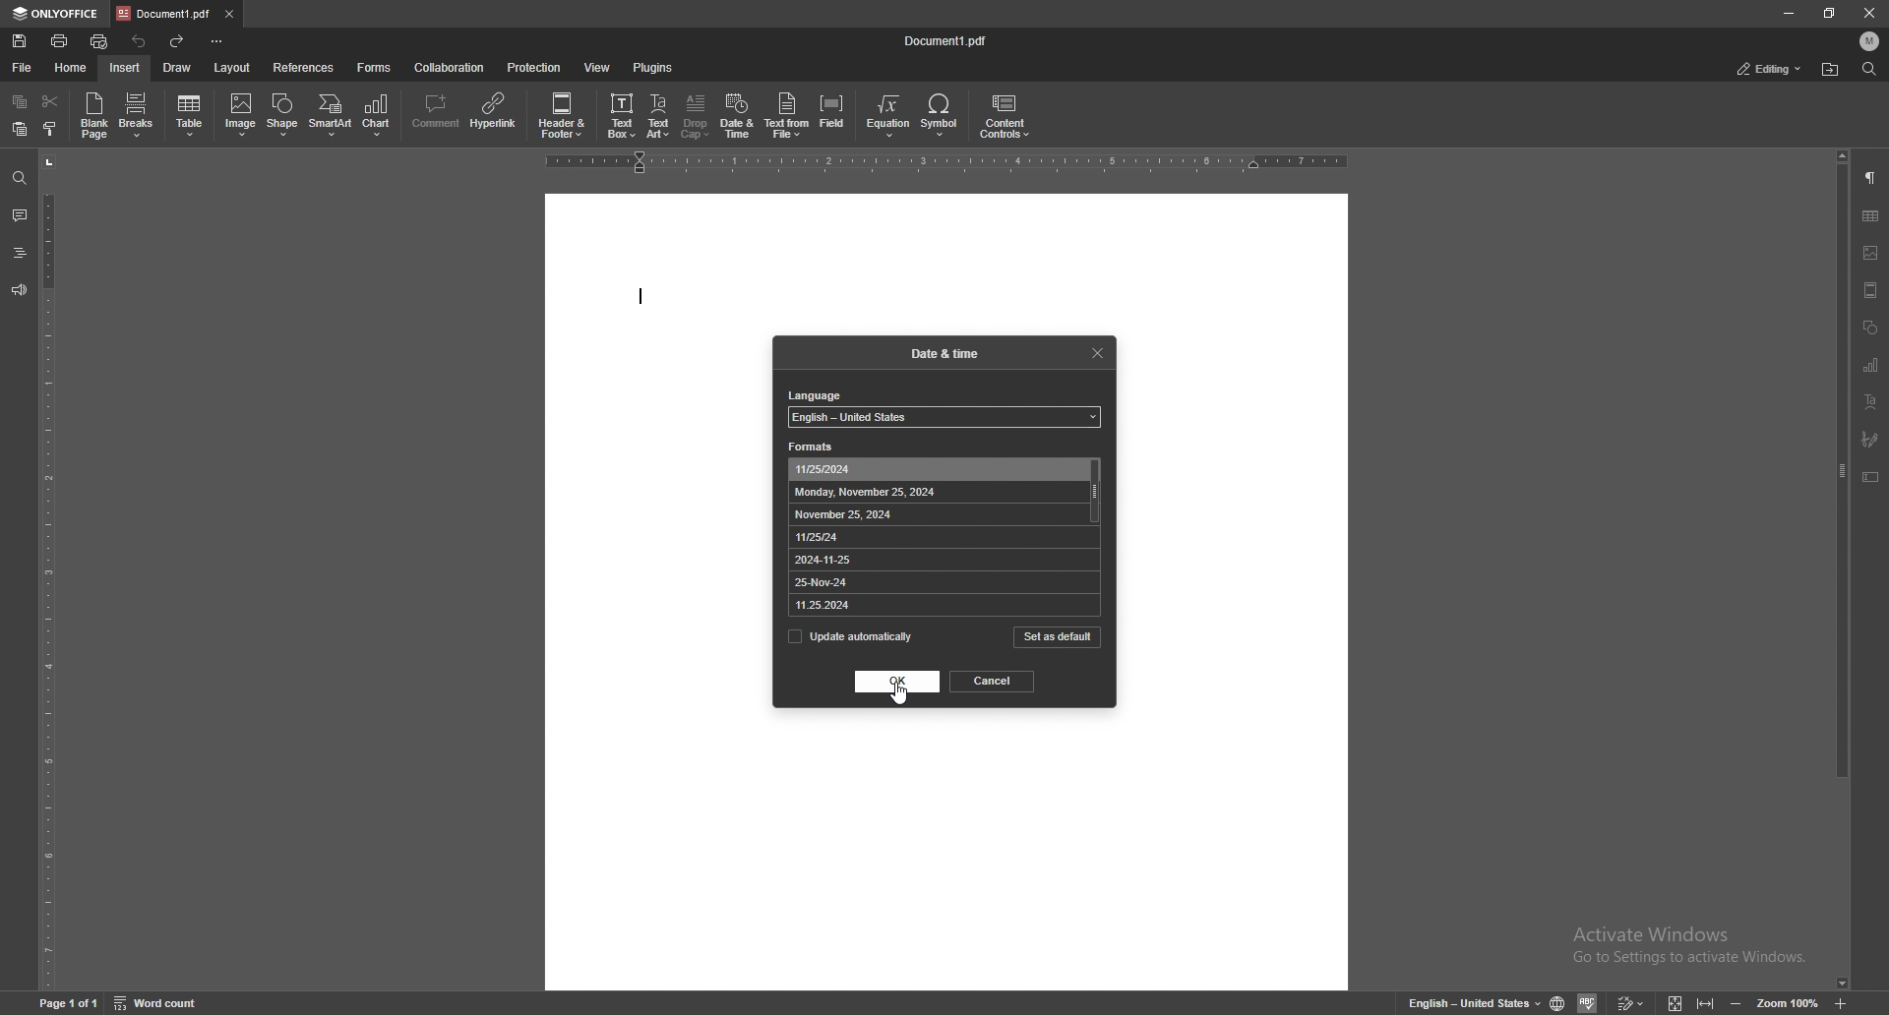 The width and height of the screenshot is (1889, 1015). I want to click on scroll bar, so click(1095, 491).